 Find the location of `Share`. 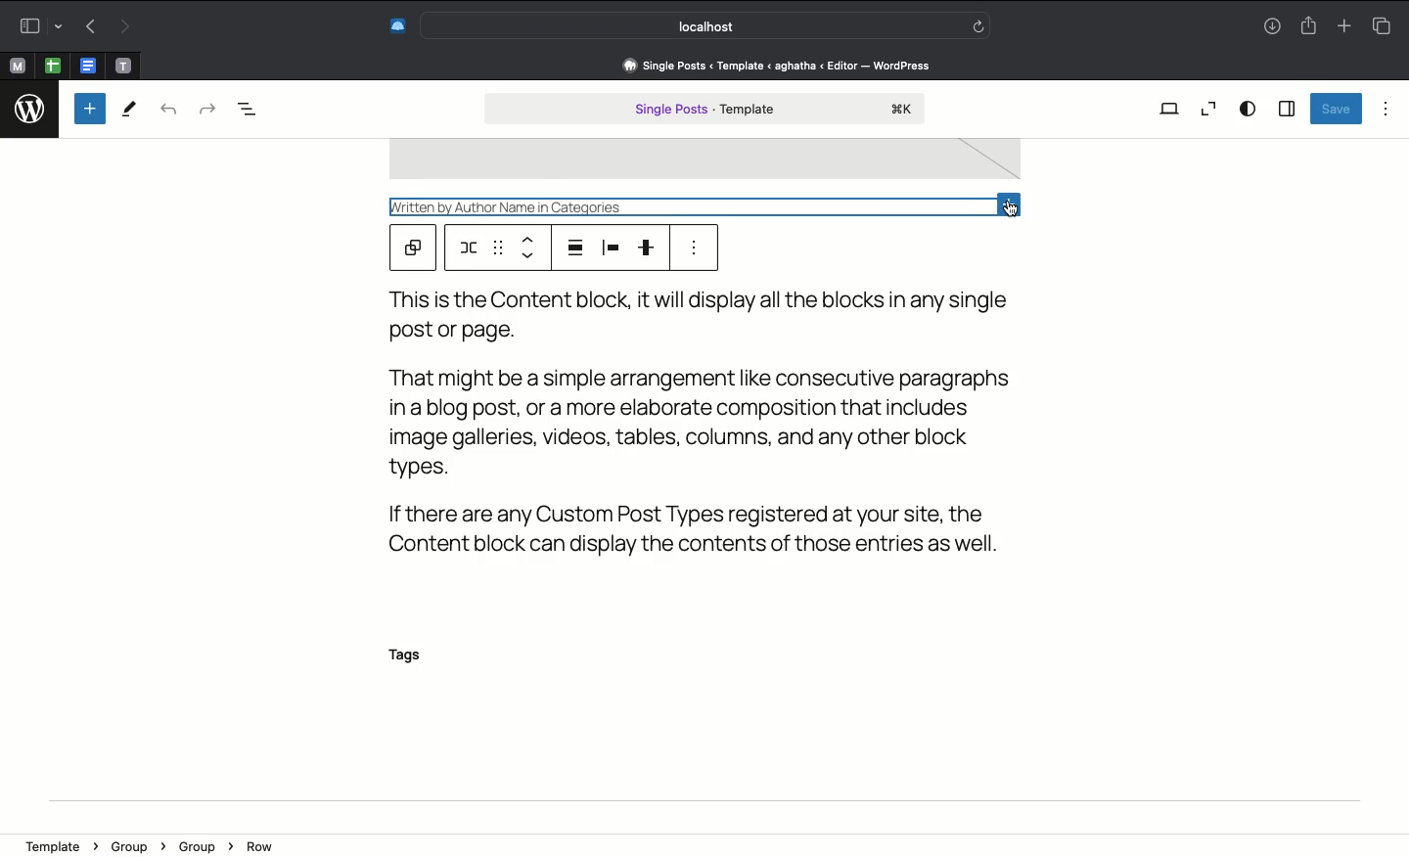

Share is located at coordinates (1308, 26).